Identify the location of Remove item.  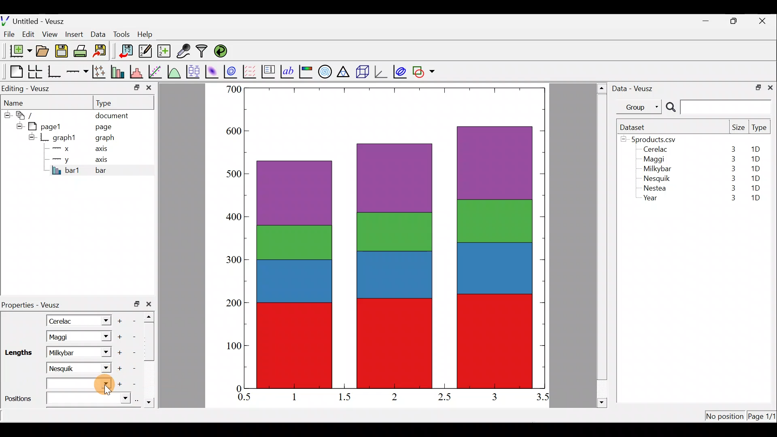
(134, 352).